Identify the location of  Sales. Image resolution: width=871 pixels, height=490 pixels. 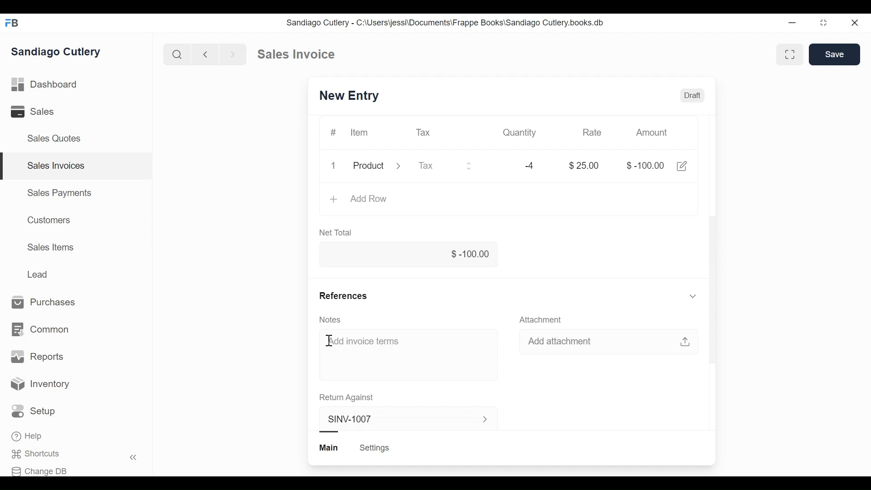
(31, 111).